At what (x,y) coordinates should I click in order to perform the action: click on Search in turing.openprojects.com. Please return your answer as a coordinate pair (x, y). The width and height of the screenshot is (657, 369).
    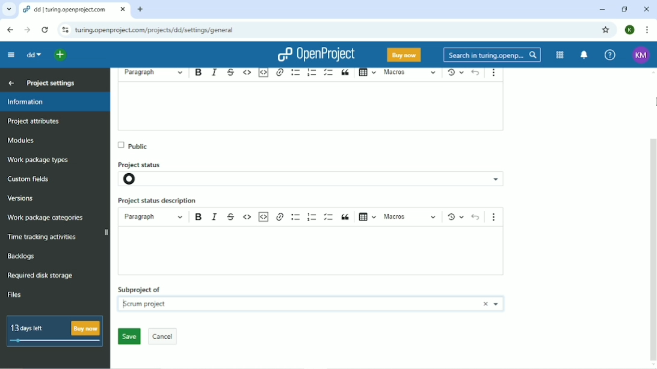
    Looking at the image, I should click on (492, 55).